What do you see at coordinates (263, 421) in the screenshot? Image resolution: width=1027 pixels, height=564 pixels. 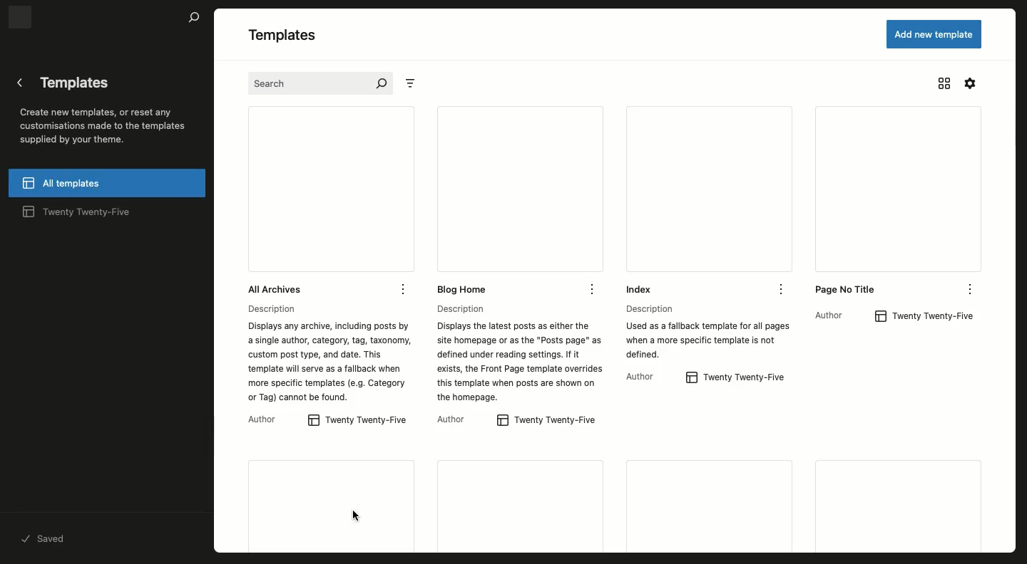 I see `Author` at bounding box center [263, 421].